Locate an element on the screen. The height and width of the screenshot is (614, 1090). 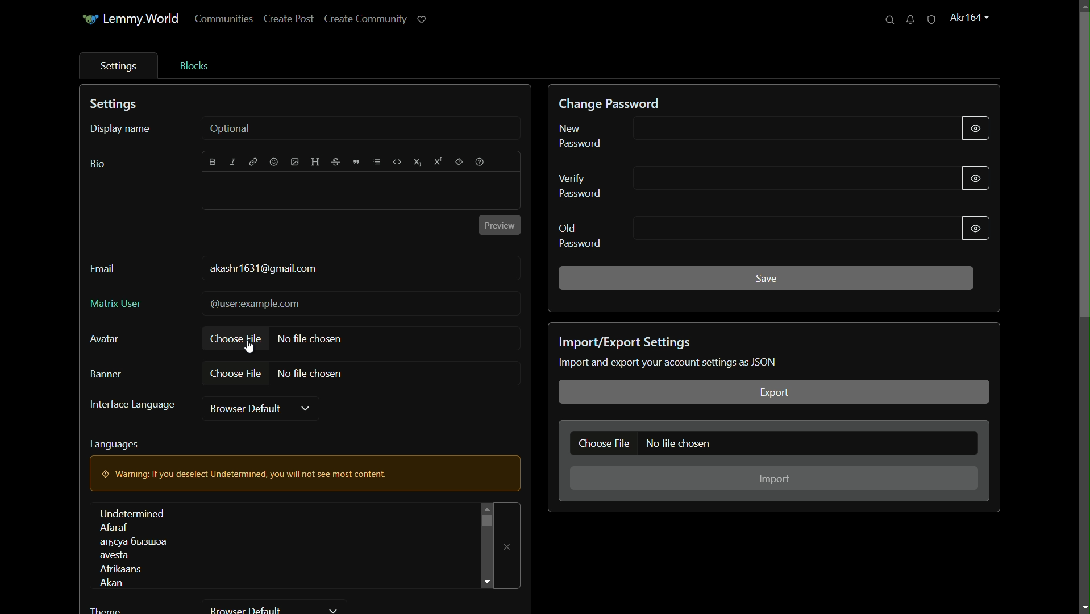
code is located at coordinates (397, 162).